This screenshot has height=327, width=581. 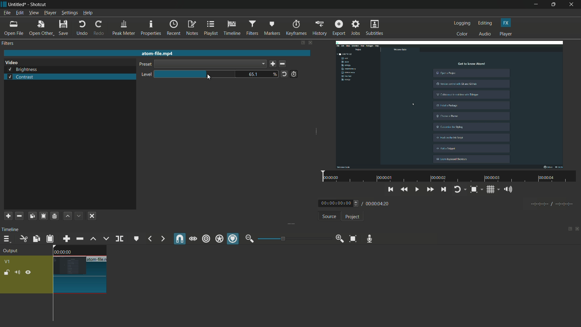 I want to click on audio, so click(x=485, y=34).